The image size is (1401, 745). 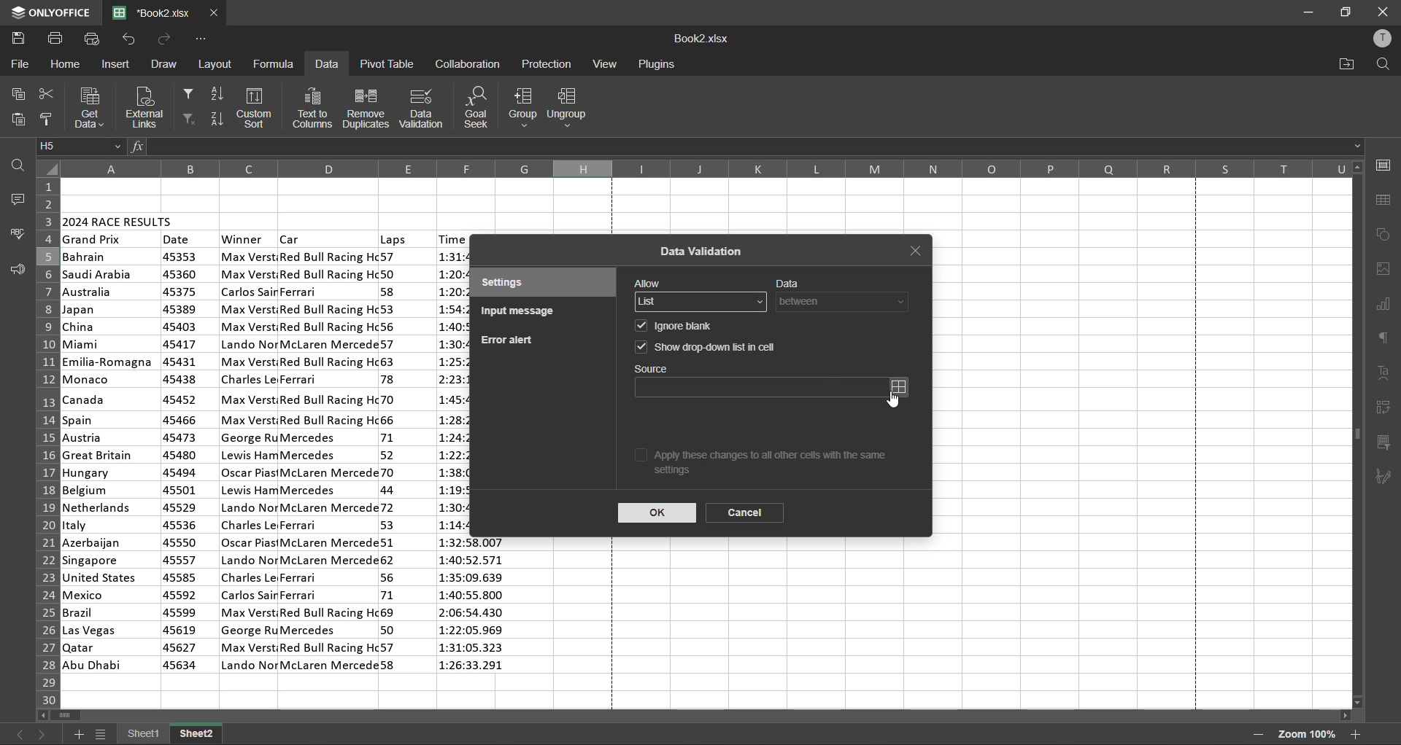 I want to click on sheet names, so click(x=171, y=736).